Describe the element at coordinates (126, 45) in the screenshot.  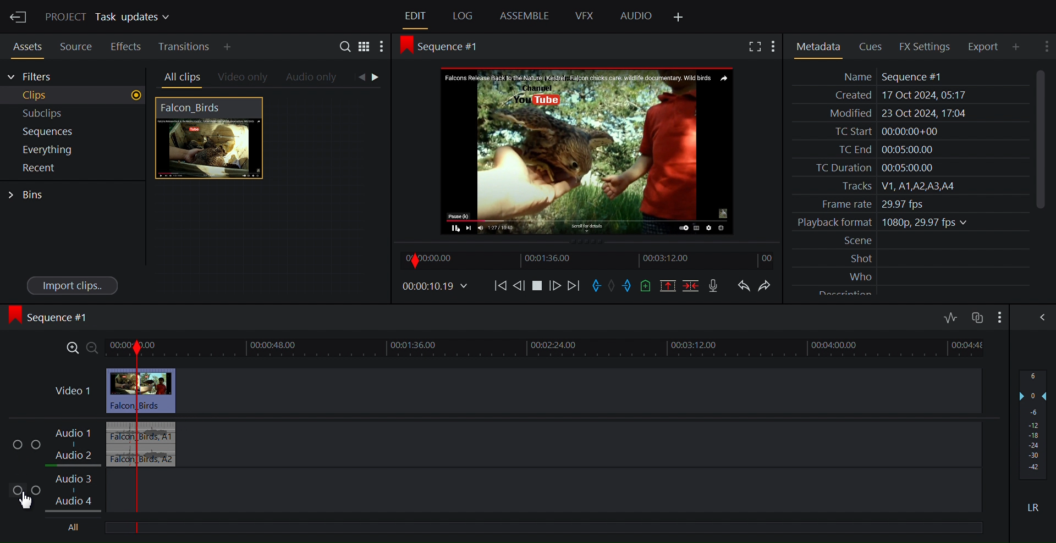
I see `Effects` at that location.